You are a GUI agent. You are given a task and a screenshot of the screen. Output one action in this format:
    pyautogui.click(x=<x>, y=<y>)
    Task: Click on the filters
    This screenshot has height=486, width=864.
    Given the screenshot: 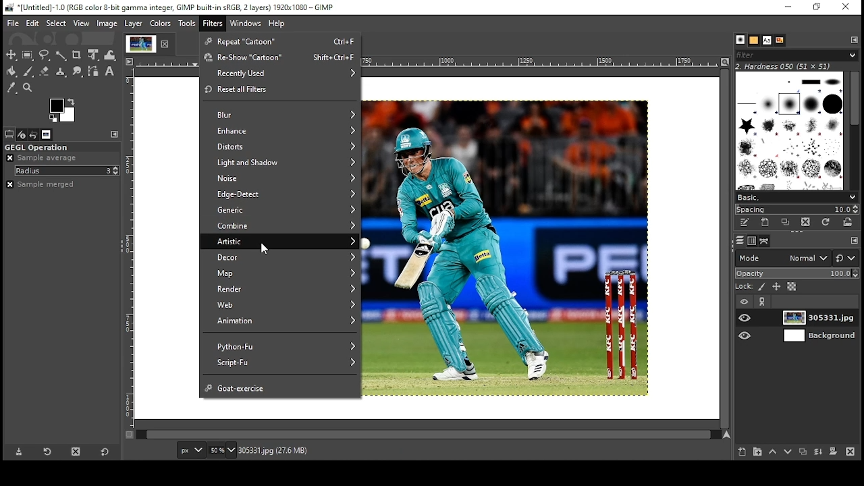 What is the action you would take?
    pyautogui.click(x=213, y=24)
    